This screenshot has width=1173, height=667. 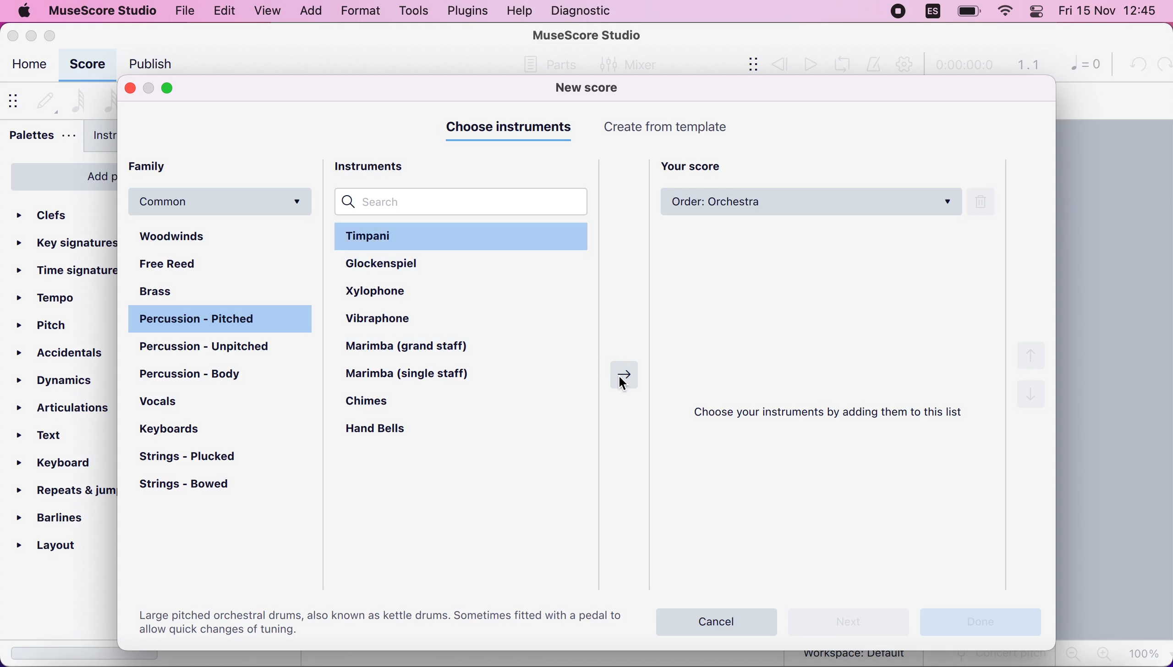 What do you see at coordinates (897, 11) in the screenshot?
I see `recording stopped` at bounding box center [897, 11].